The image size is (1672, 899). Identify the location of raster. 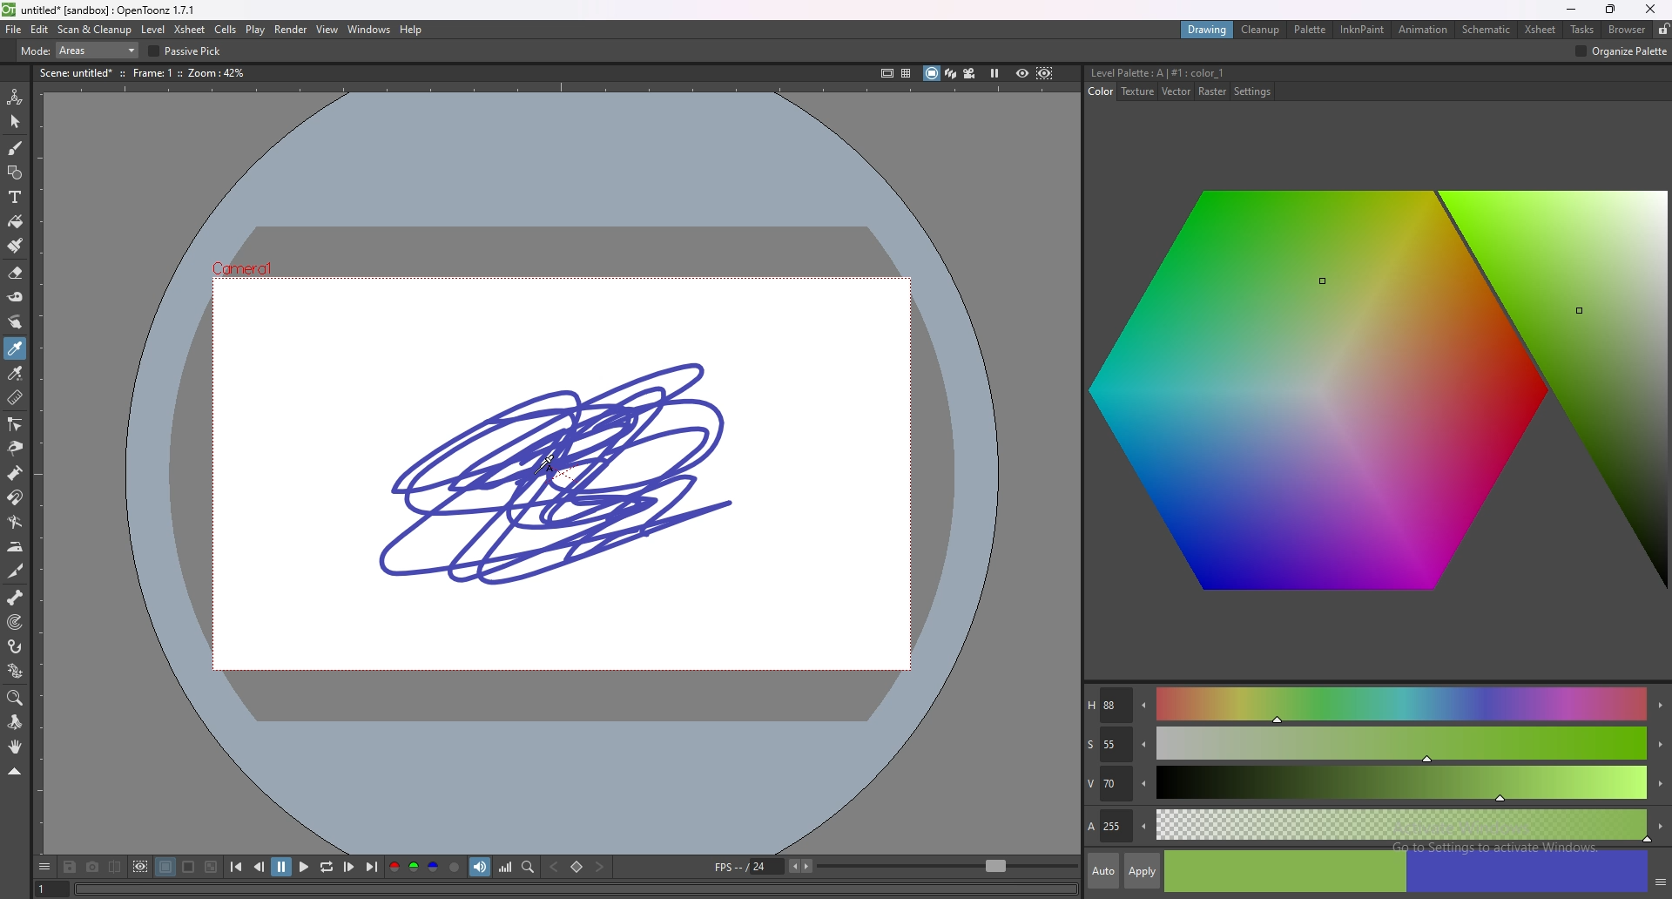
(1213, 91).